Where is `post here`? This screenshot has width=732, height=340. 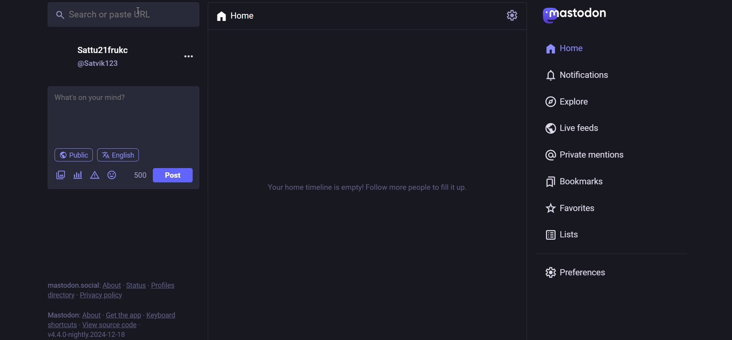 post here is located at coordinates (121, 113).